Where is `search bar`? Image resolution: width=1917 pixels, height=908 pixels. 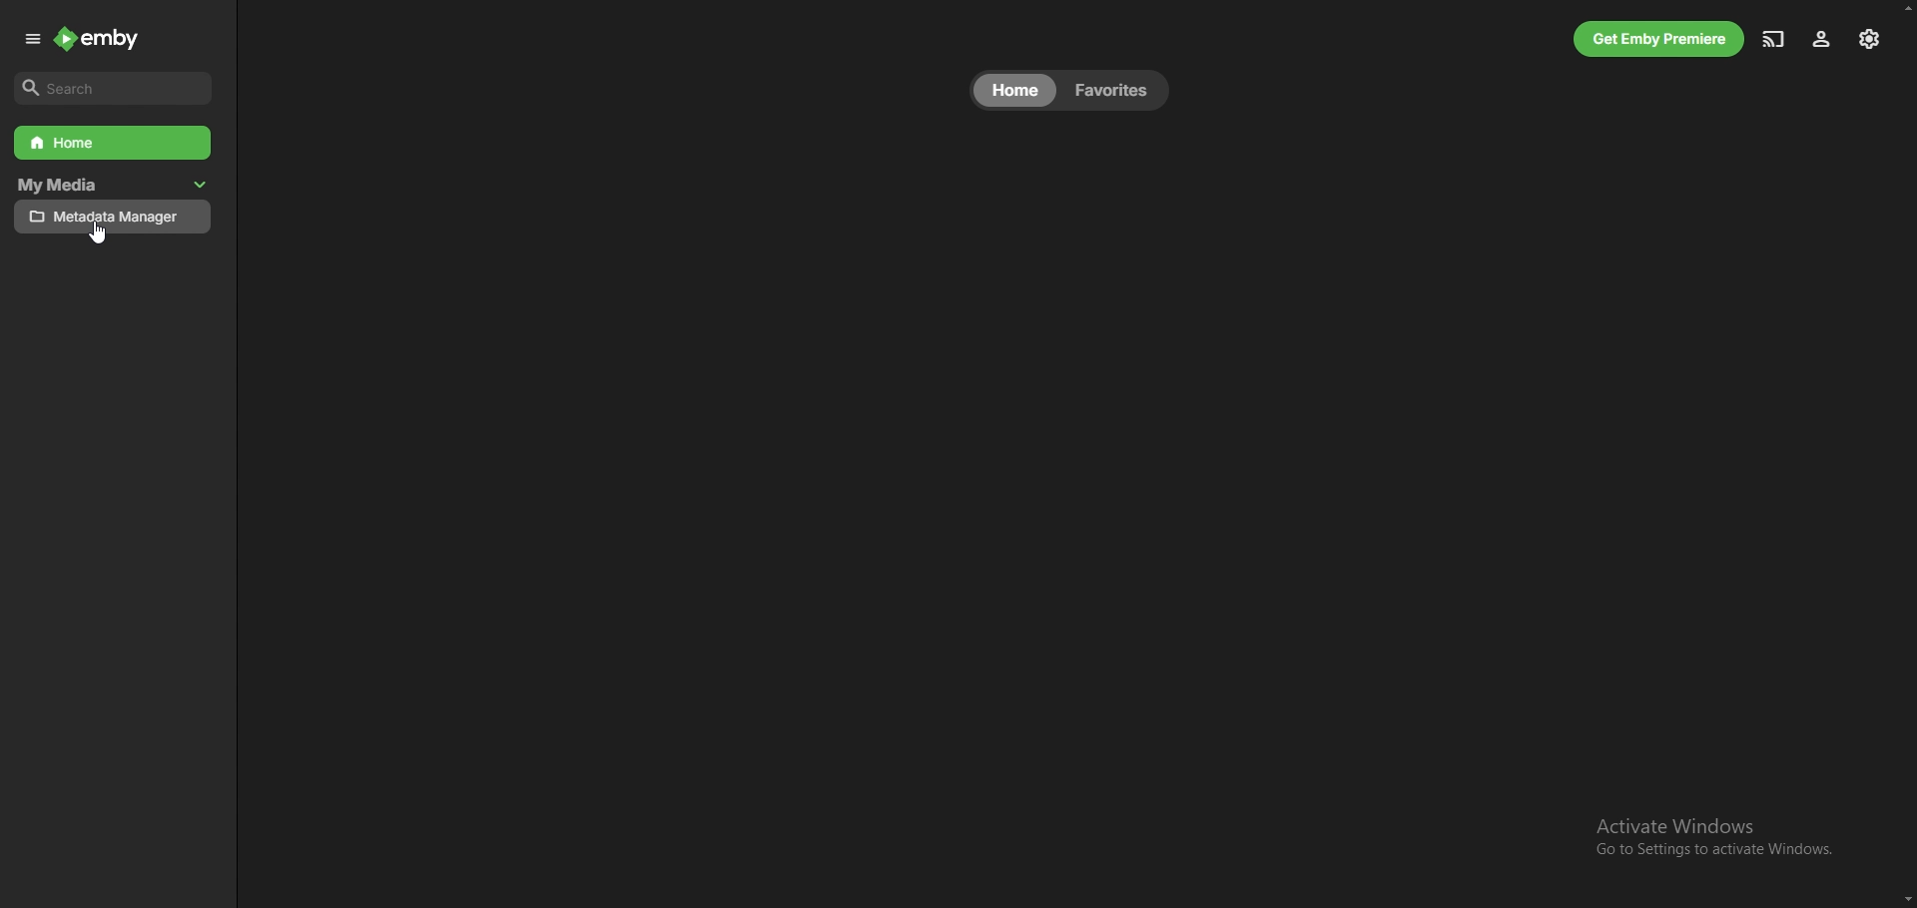 search bar is located at coordinates (114, 89).